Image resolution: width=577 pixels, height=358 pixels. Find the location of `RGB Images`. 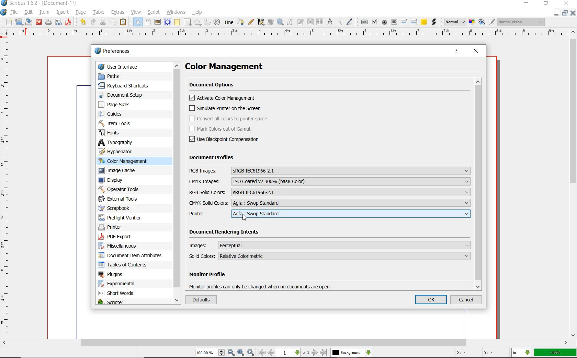

RGB Images is located at coordinates (329, 171).